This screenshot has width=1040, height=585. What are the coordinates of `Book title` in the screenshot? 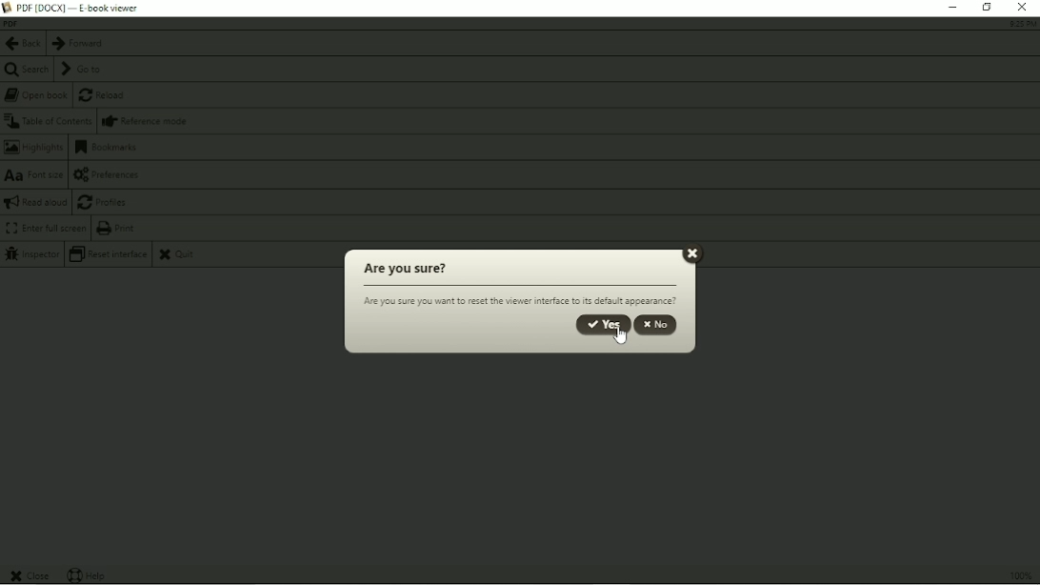 It's located at (11, 24).